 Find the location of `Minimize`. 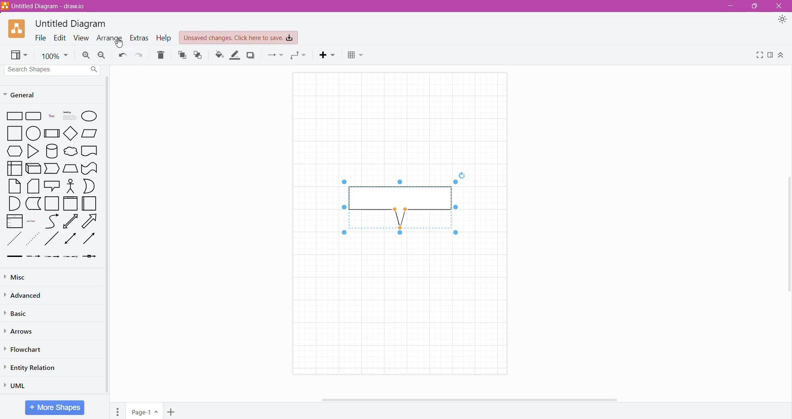

Minimize is located at coordinates (729, 6).